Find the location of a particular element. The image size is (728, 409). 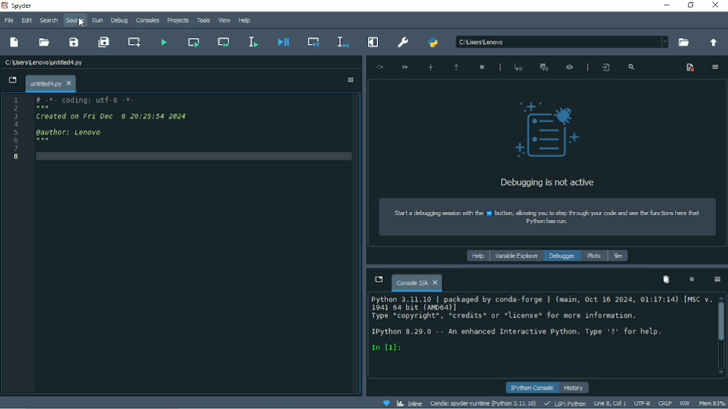

Help is located at coordinates (477, 256).